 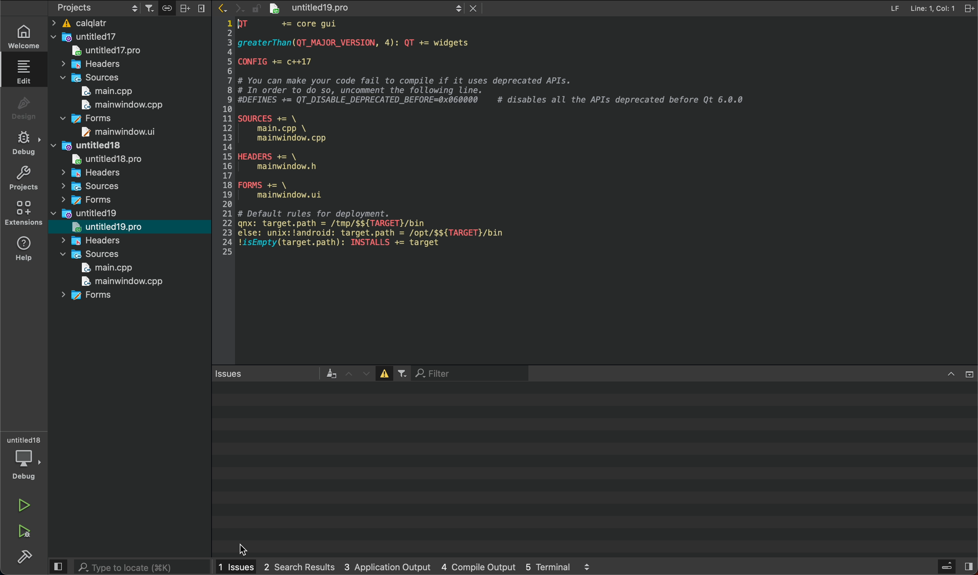 What do you see at coordinates (26, 36) in the screenshot?
I see `welcome` at bounding box center [26, 36].